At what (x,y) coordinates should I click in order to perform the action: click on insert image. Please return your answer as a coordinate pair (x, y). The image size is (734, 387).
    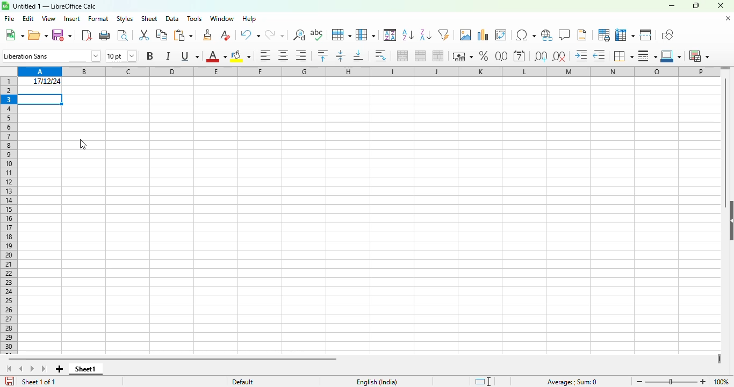
    Looking at the image, I should click on (466, 34).